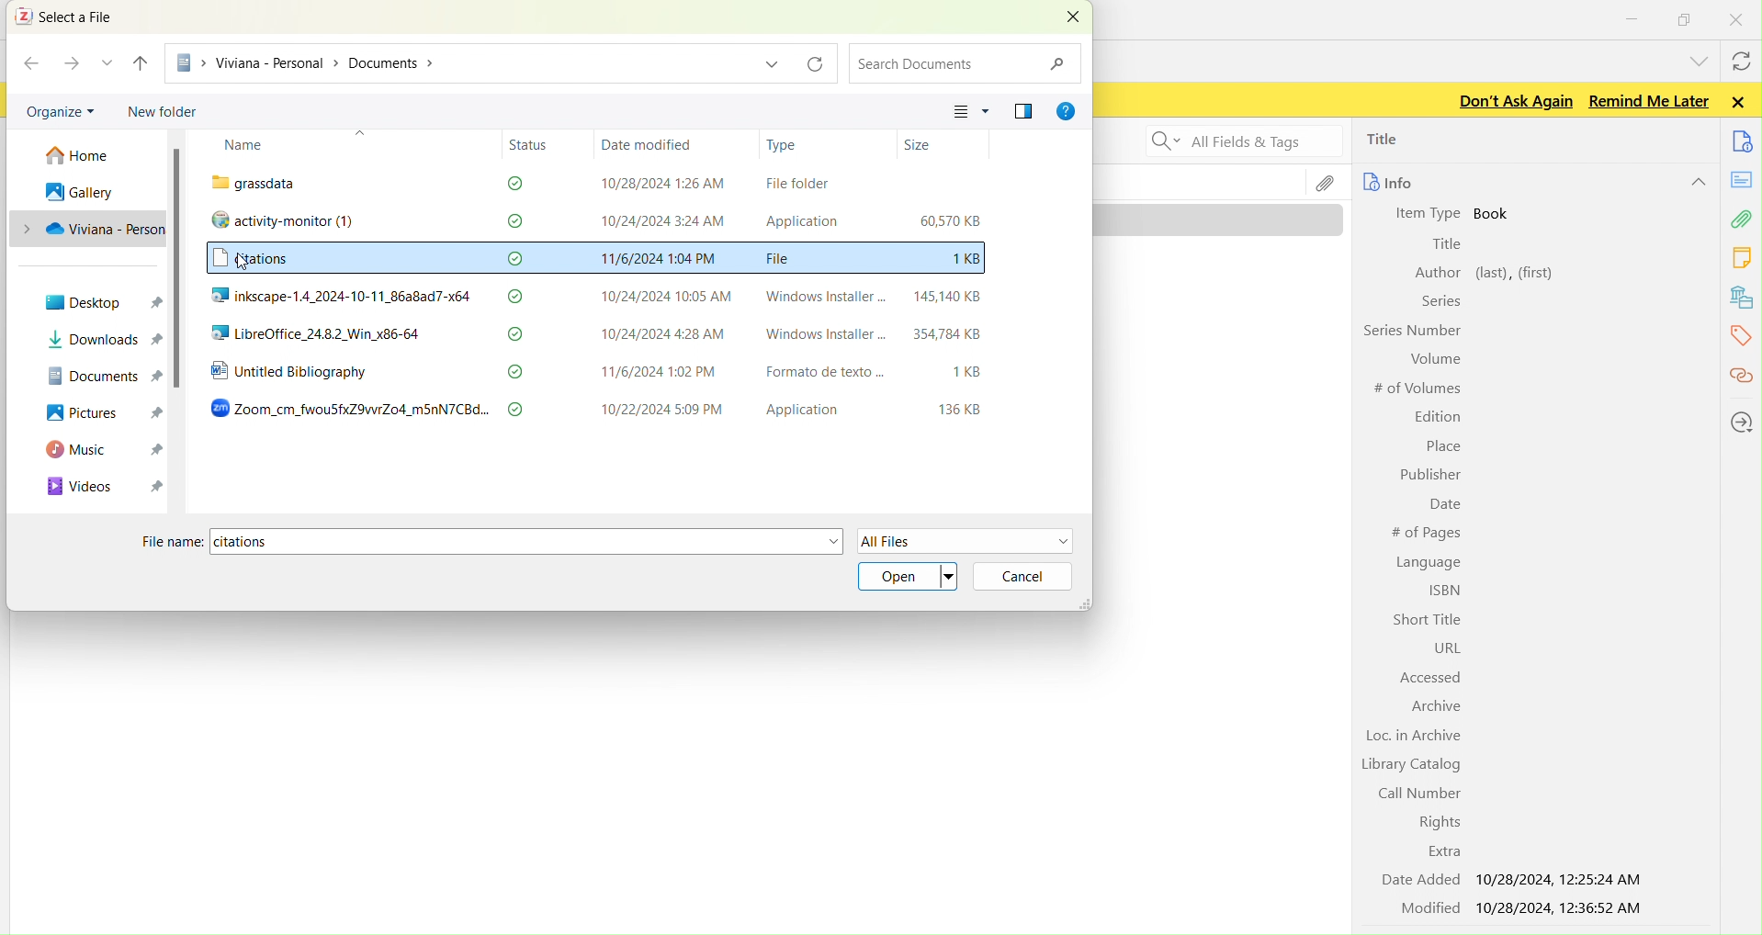  Describe the element at coordinates (1033, 576) in the screenshot. I see `cancel` at that location.